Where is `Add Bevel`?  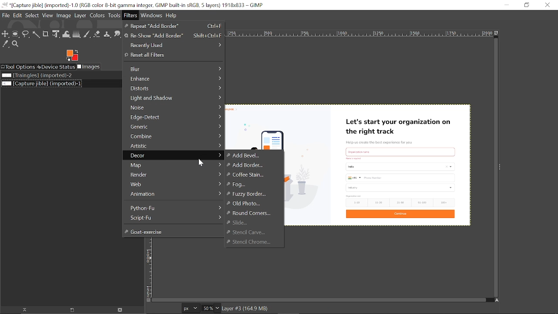 Add Bevel is located at coordinates (251, 155).